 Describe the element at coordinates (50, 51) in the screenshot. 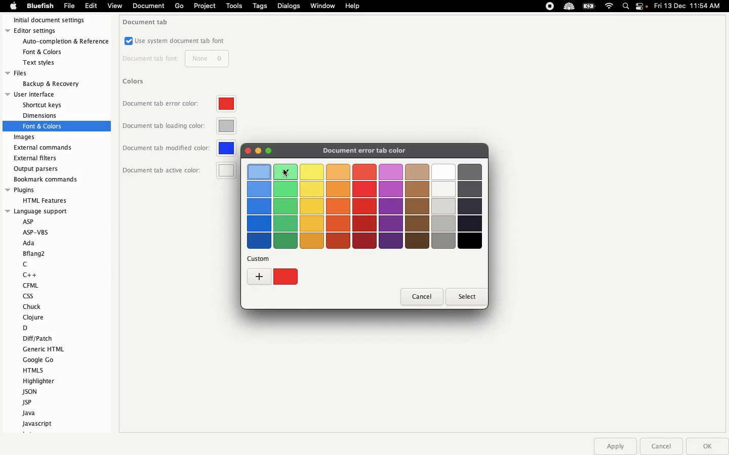

I see `fonts & colors` at that location.